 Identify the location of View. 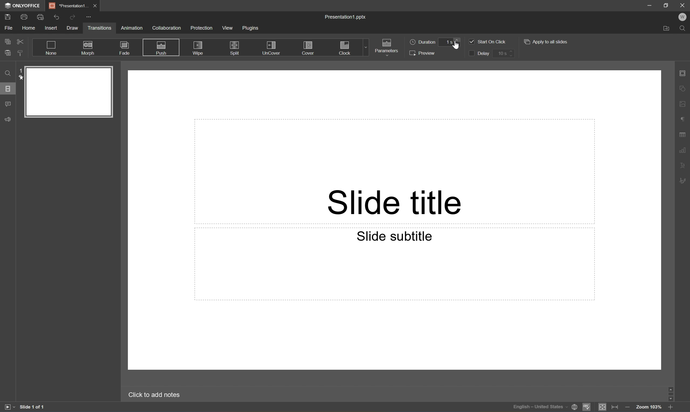
(227, 28).